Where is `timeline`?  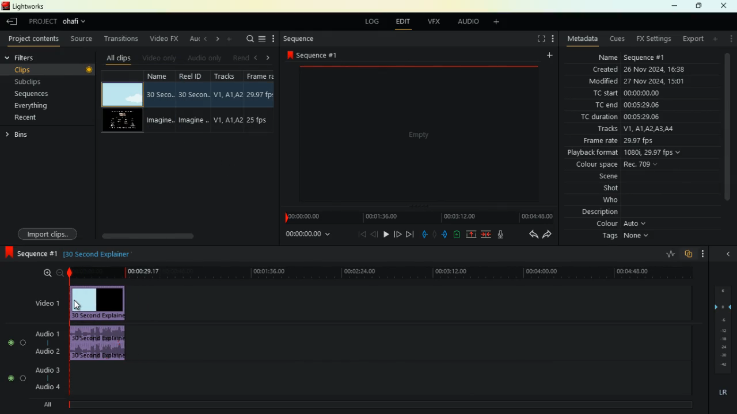
timeline is located at coordinates (416, 216).